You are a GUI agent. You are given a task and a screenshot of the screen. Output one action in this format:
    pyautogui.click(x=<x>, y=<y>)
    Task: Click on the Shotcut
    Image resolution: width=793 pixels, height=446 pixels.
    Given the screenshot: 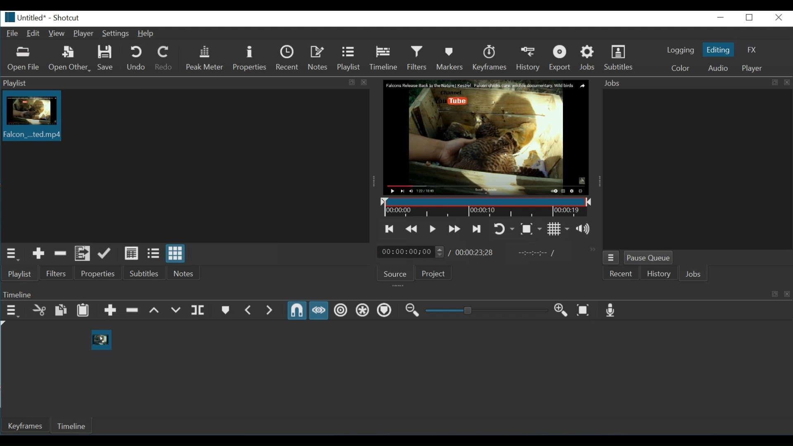 What is the action you would take?
    pyautogui.click(x=66, y=18)
    